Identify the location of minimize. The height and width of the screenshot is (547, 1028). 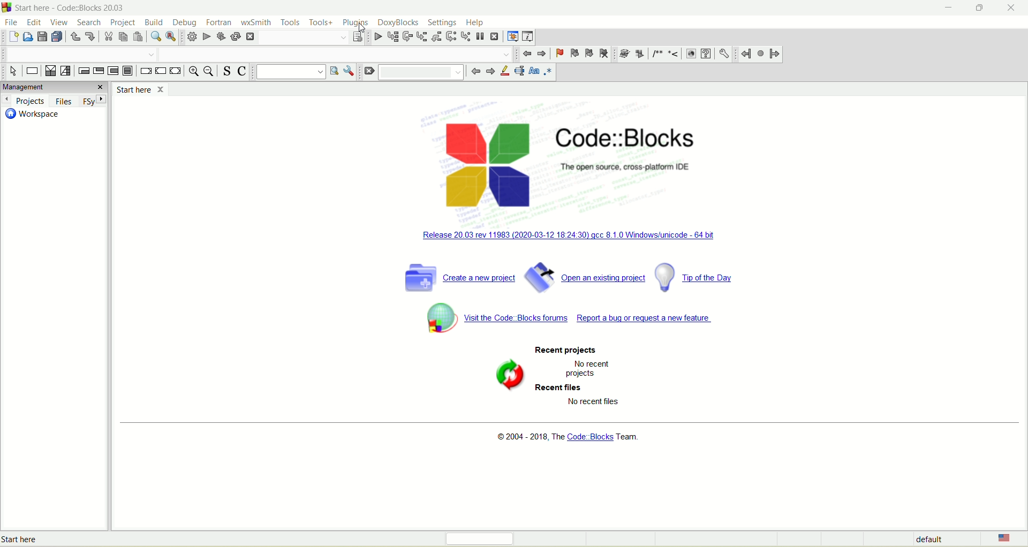
(947, 10).